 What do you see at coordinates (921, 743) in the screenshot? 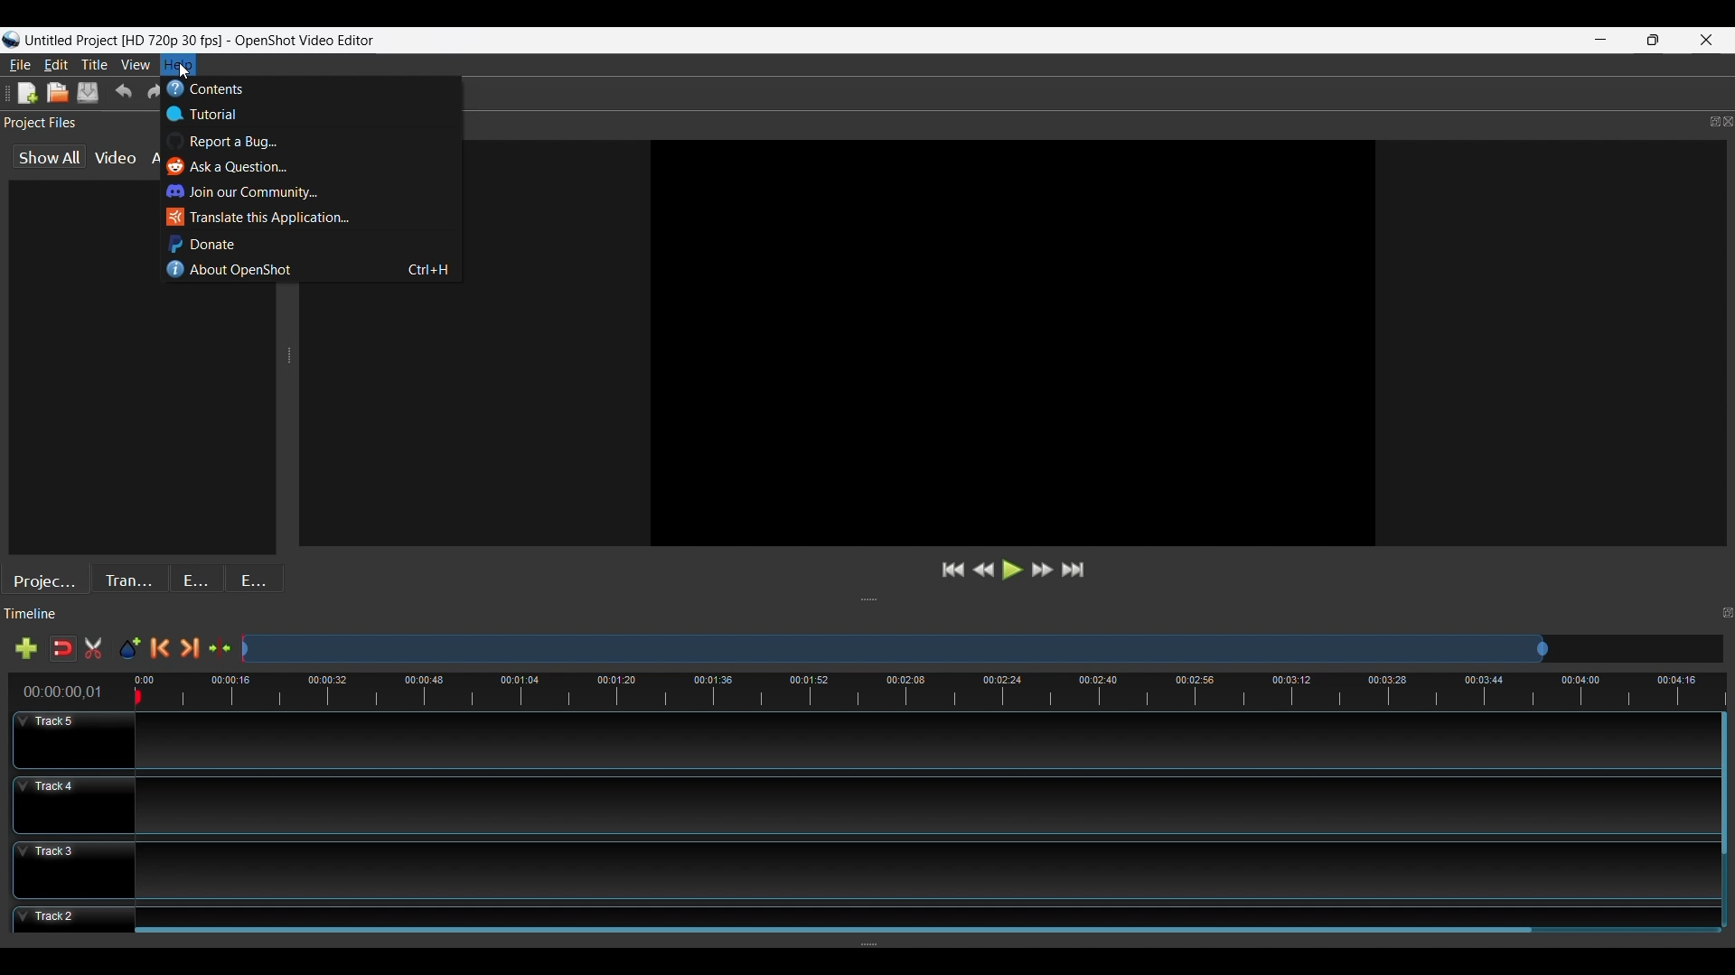
I see `` at bounding box center [921, 743].